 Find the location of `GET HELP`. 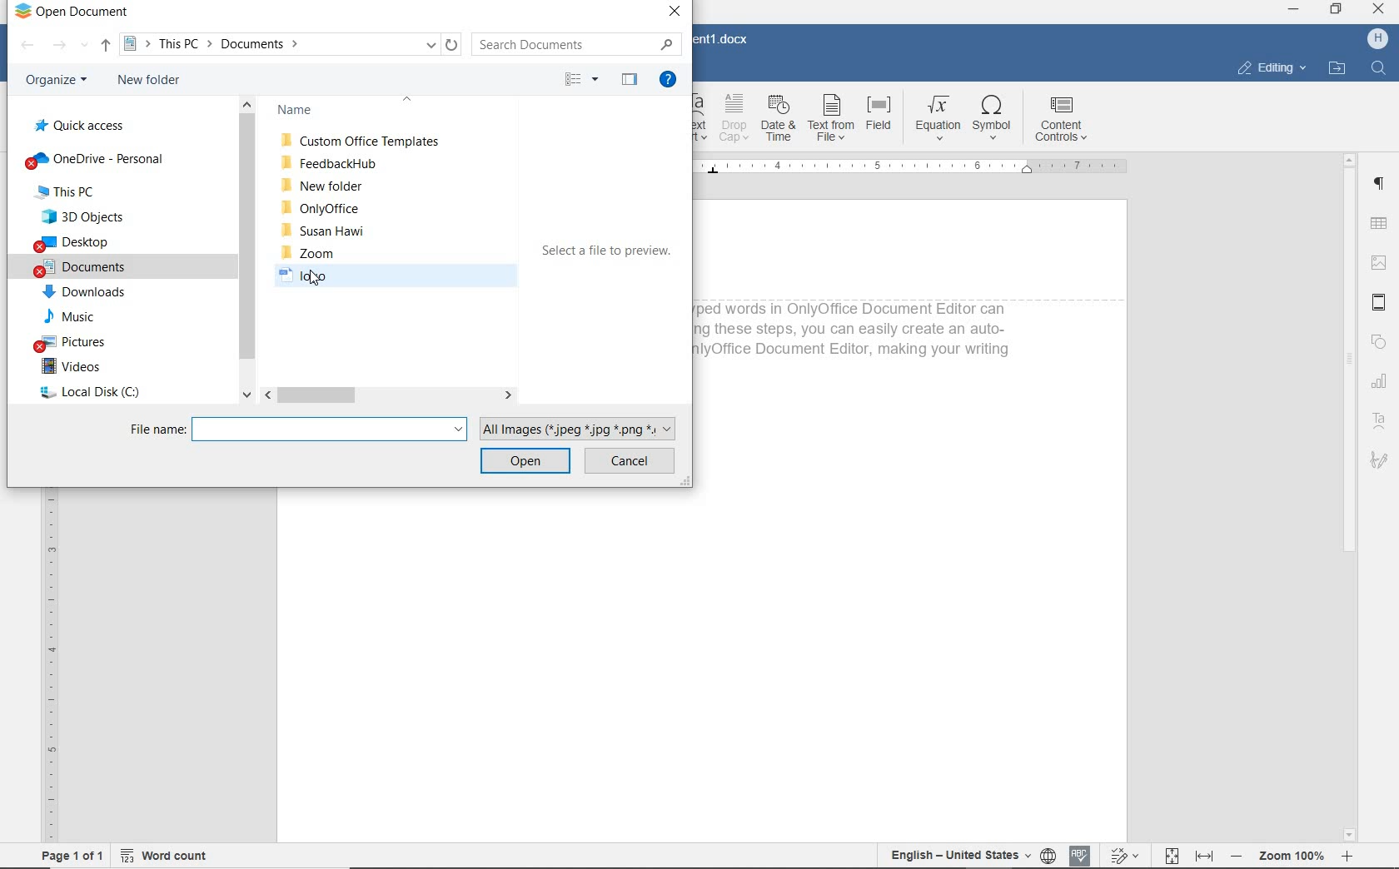

GET HELP is located at coordinates (671, 79).